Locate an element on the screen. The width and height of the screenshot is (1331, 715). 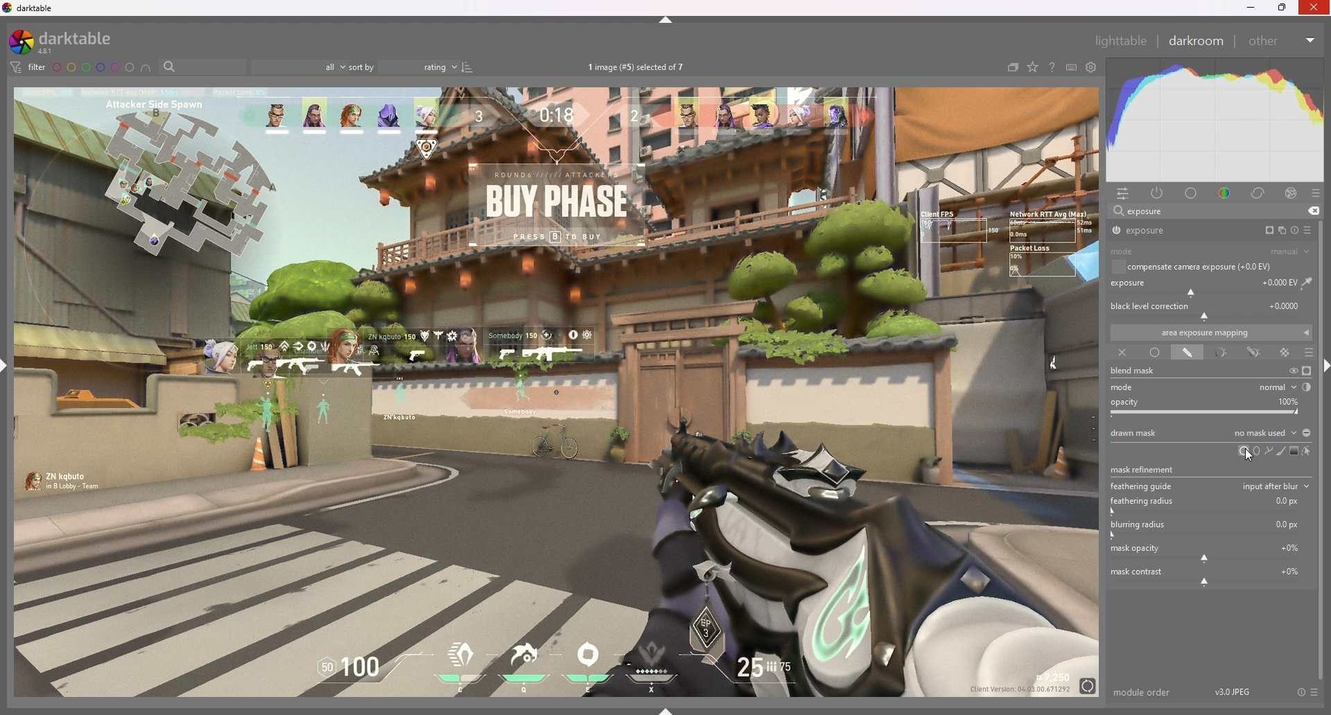
color labels is located at coordinates (94, 68).